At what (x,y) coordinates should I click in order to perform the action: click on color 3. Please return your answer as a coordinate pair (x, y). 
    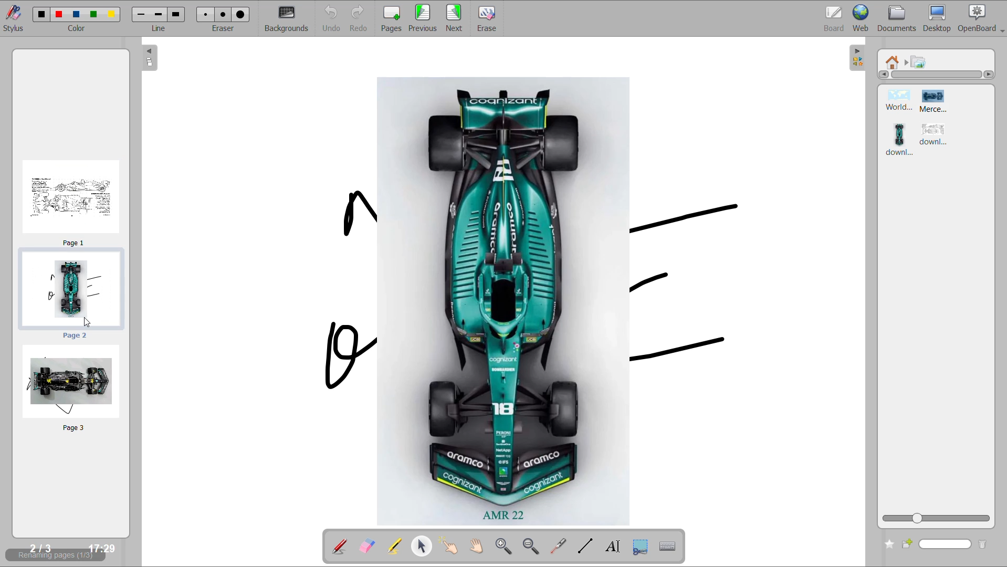
    Looking at the image, I should click on (76, 14).